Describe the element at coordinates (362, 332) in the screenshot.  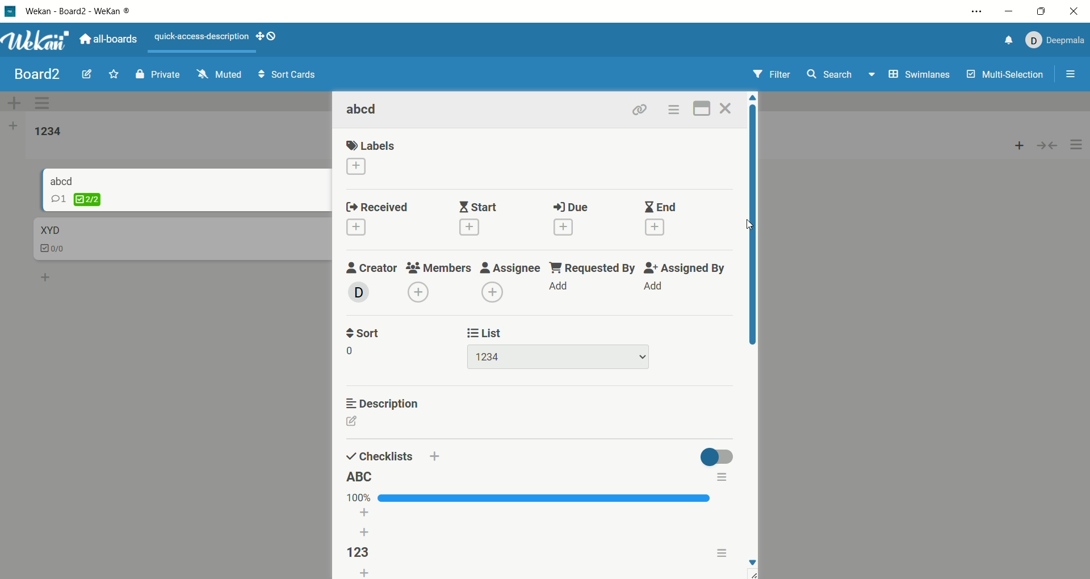
I see `sort` at that location.